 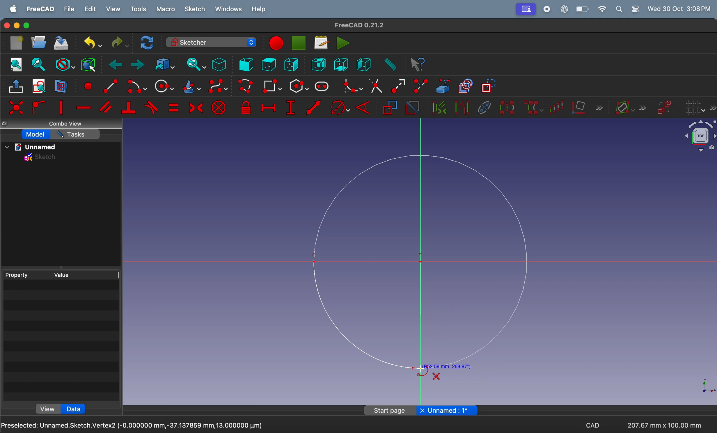 What do you see at coordinates (195, 9) in the screenshot?
I see `sketch` at bounding box center [195, 9].